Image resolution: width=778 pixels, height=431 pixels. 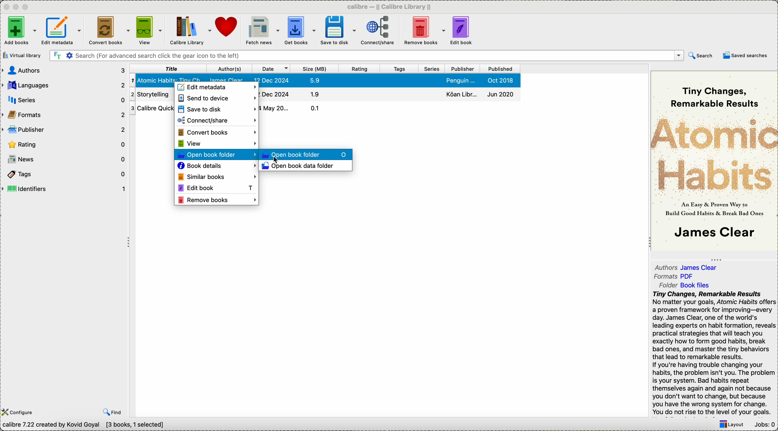 I want to click on remove books, so click(x=424, y=31).